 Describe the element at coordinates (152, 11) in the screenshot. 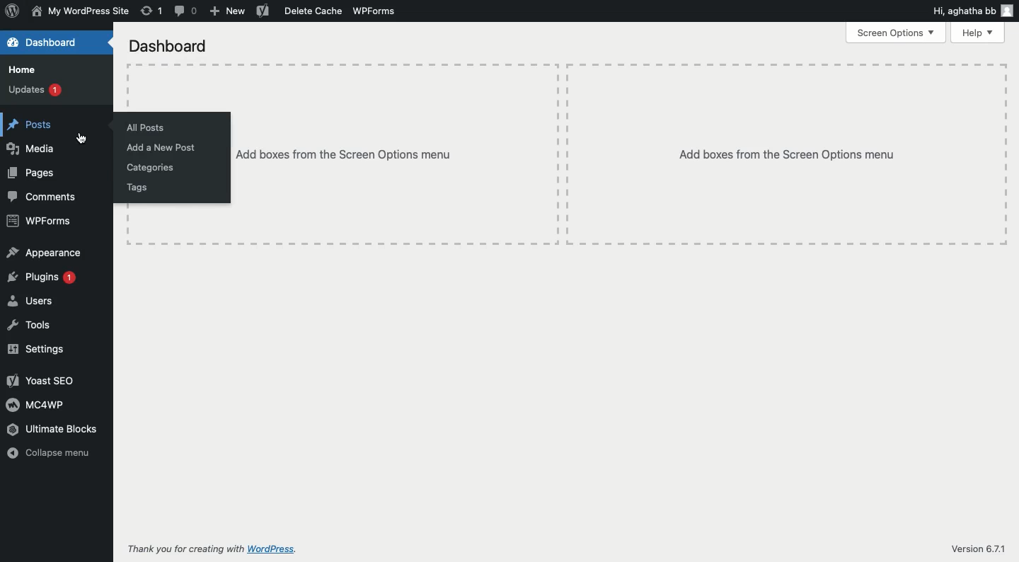

I see `Revision` at that location.